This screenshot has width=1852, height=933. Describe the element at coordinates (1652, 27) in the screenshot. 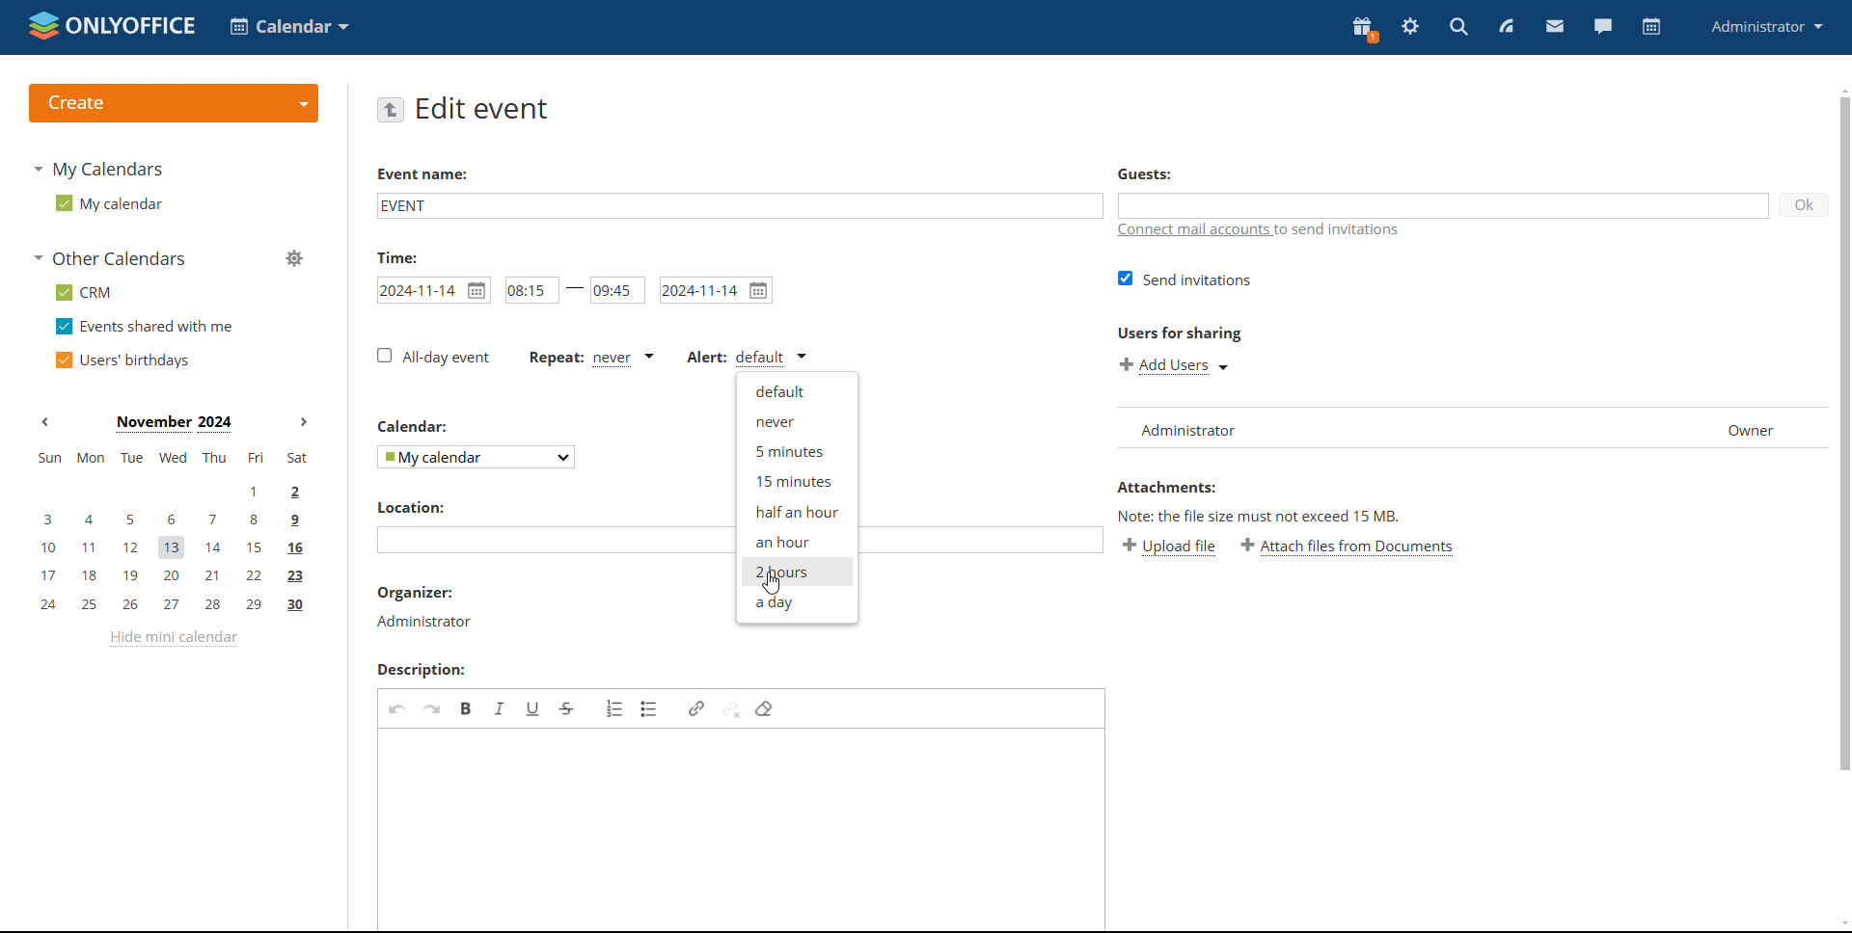

I see `calendar` at that location.